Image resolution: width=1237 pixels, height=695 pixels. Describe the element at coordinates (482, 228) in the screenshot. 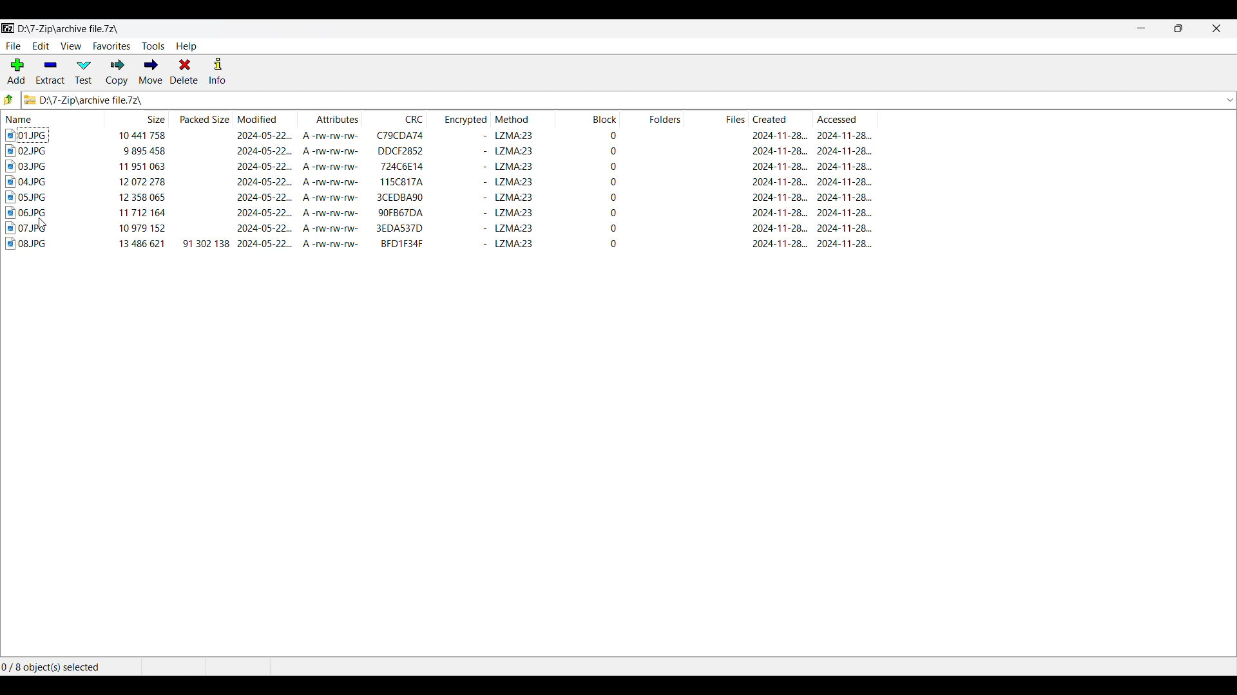

I see `encrypted status` at that location.